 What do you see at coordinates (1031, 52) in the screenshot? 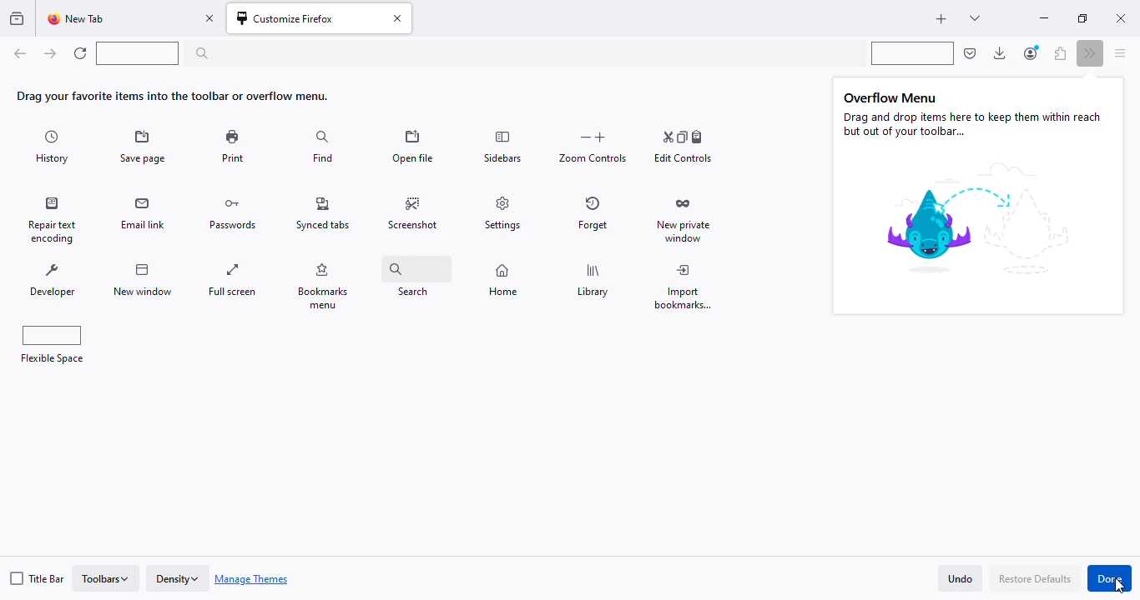
I see `account` at bounding box center [1031, 52].